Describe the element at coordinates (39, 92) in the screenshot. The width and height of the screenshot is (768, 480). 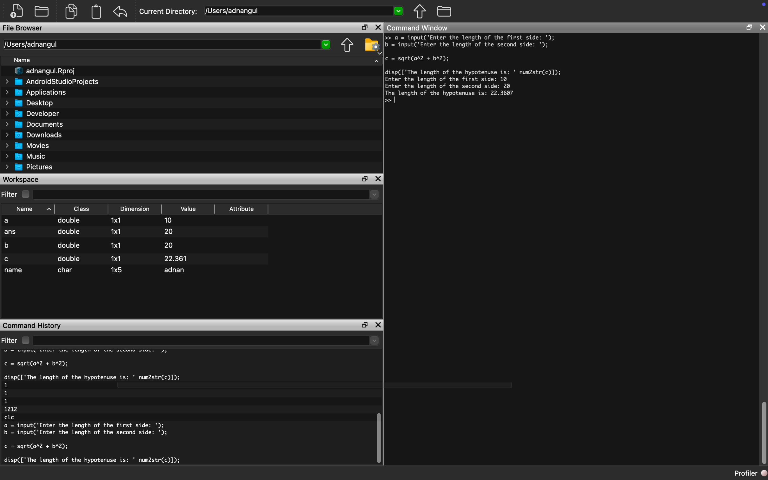
I see ` Applications` at that location.